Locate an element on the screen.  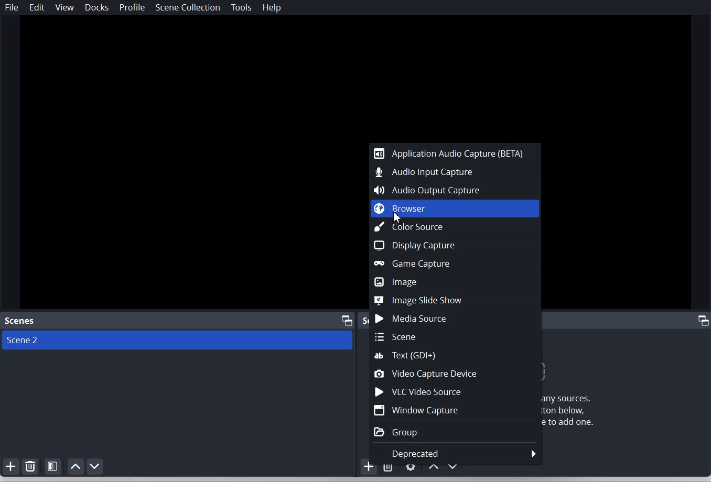
Remove selected Source is located at coordinates (389, 468).